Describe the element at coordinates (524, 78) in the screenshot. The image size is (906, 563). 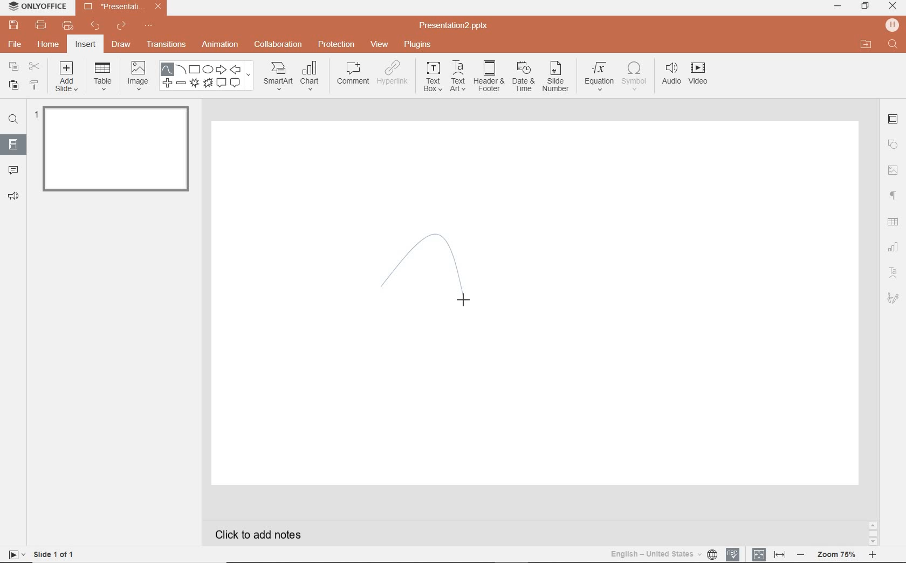
I see `DATE & TIME` at that location.